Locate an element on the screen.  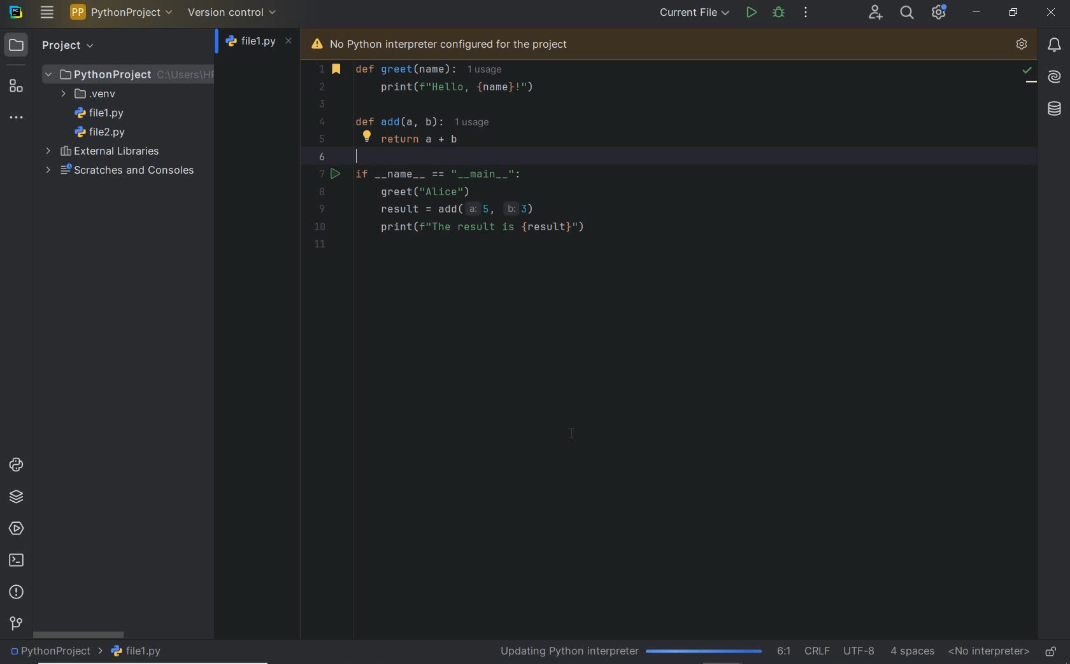
problems is located at coordinates (18, 593).